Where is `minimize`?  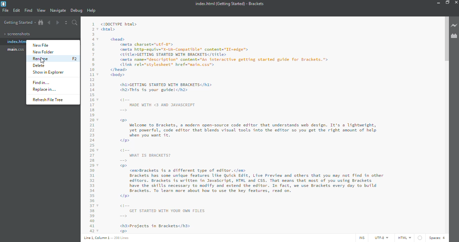
minimize is located at coordinates (437, 3).